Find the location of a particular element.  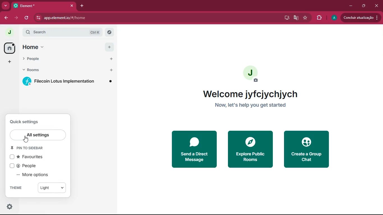

more is located at coordinates (10, 62).